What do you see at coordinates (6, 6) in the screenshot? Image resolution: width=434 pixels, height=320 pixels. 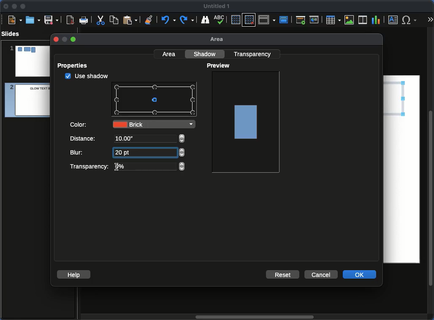 I see `Close` at bounding box center [6, 6].